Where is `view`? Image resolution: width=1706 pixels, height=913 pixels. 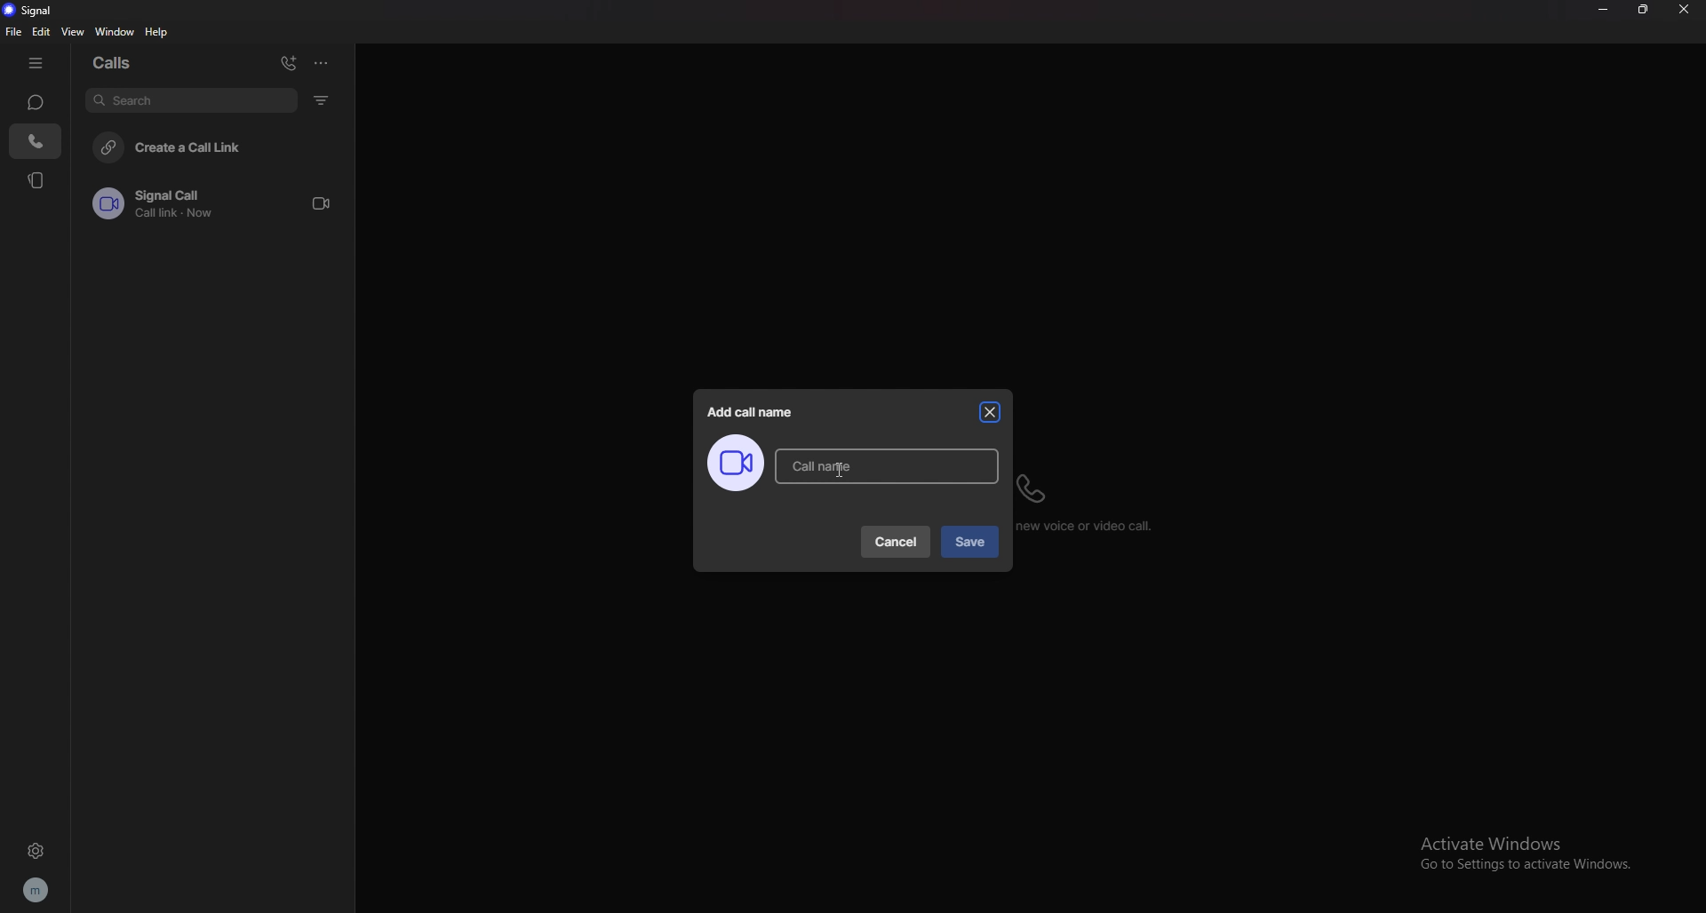 view is located at coordinates (74, 31).